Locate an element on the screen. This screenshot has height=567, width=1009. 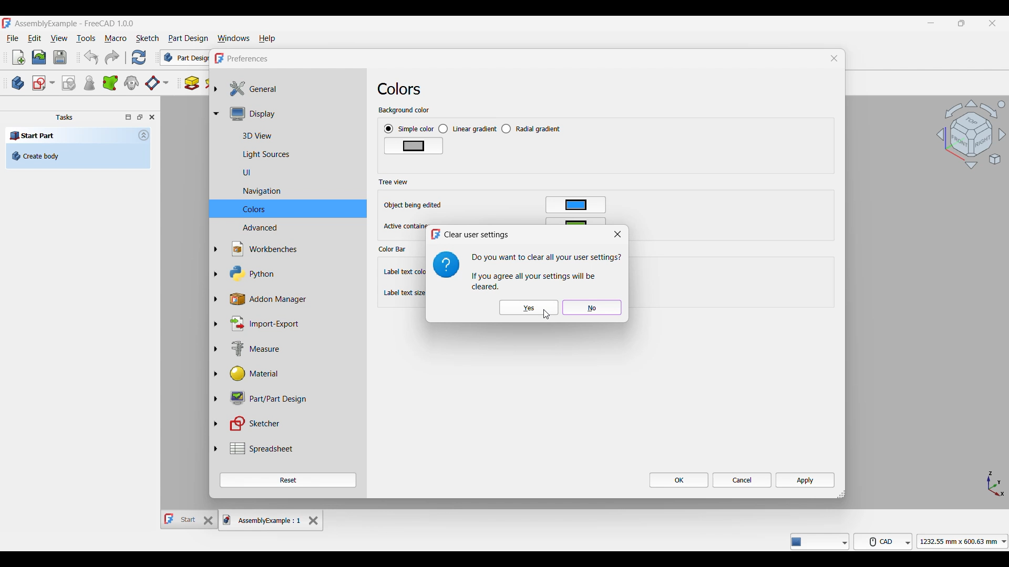
General settings is located at coordinates (250, 89).